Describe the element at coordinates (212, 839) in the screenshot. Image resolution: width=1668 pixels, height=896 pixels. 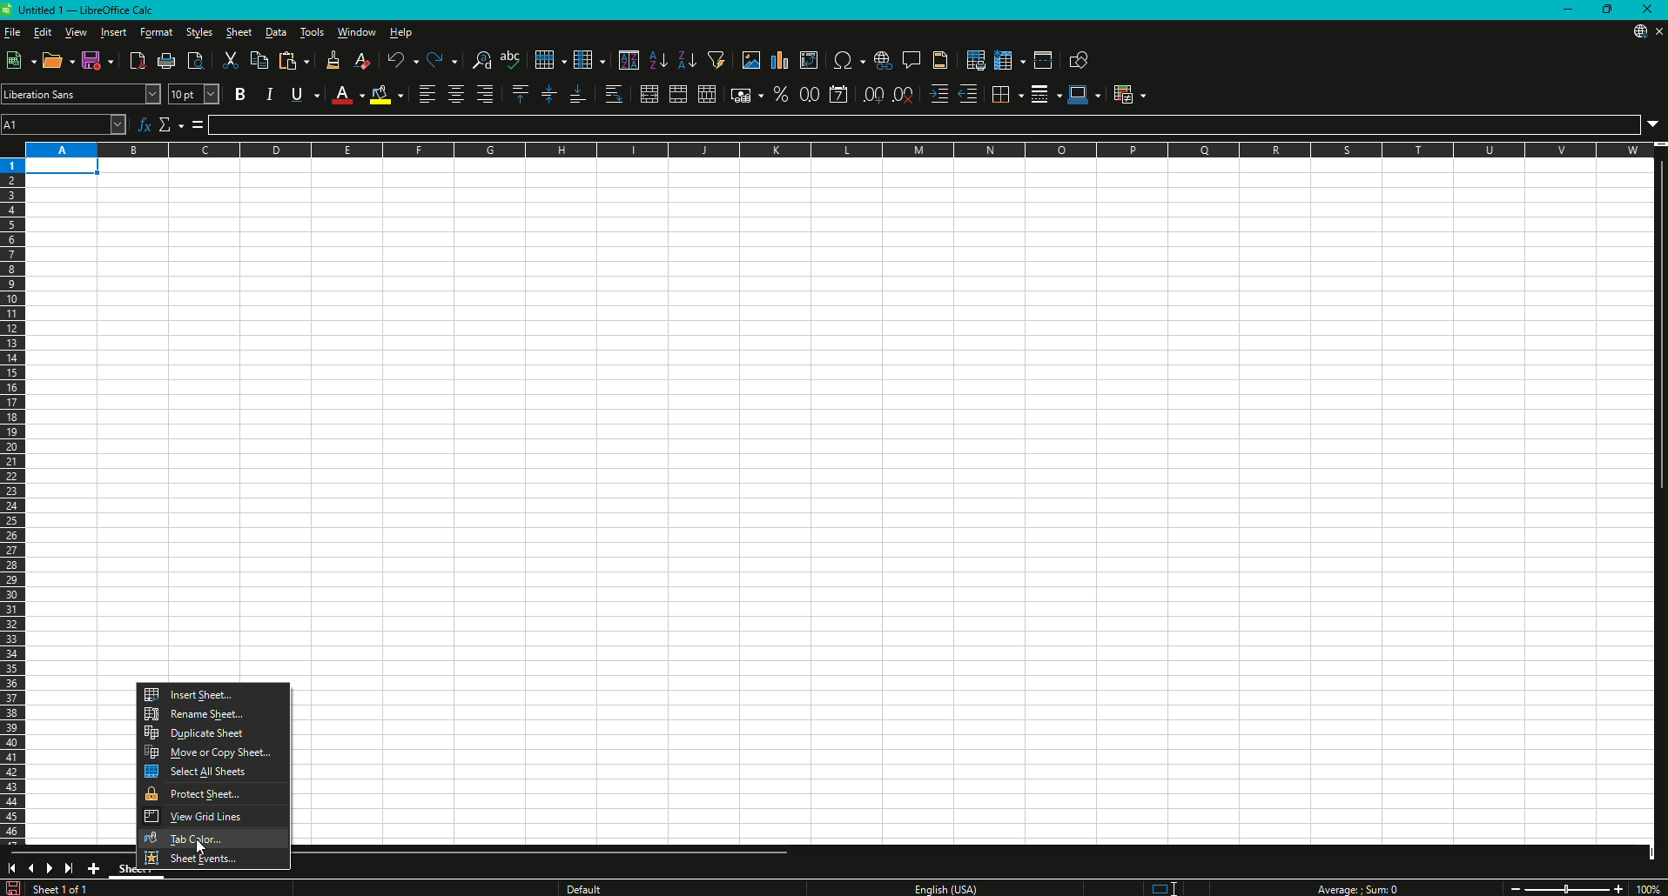
I see `Tab Color` at that location.